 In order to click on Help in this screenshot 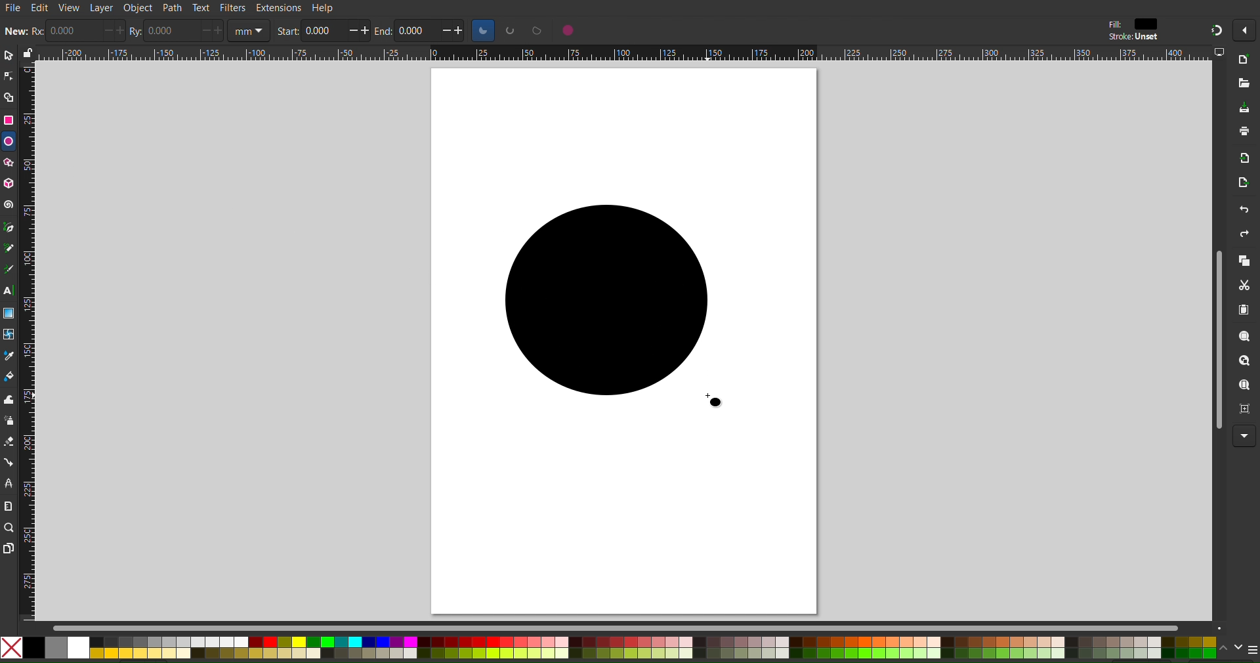, I will do `click(322, 8)`.